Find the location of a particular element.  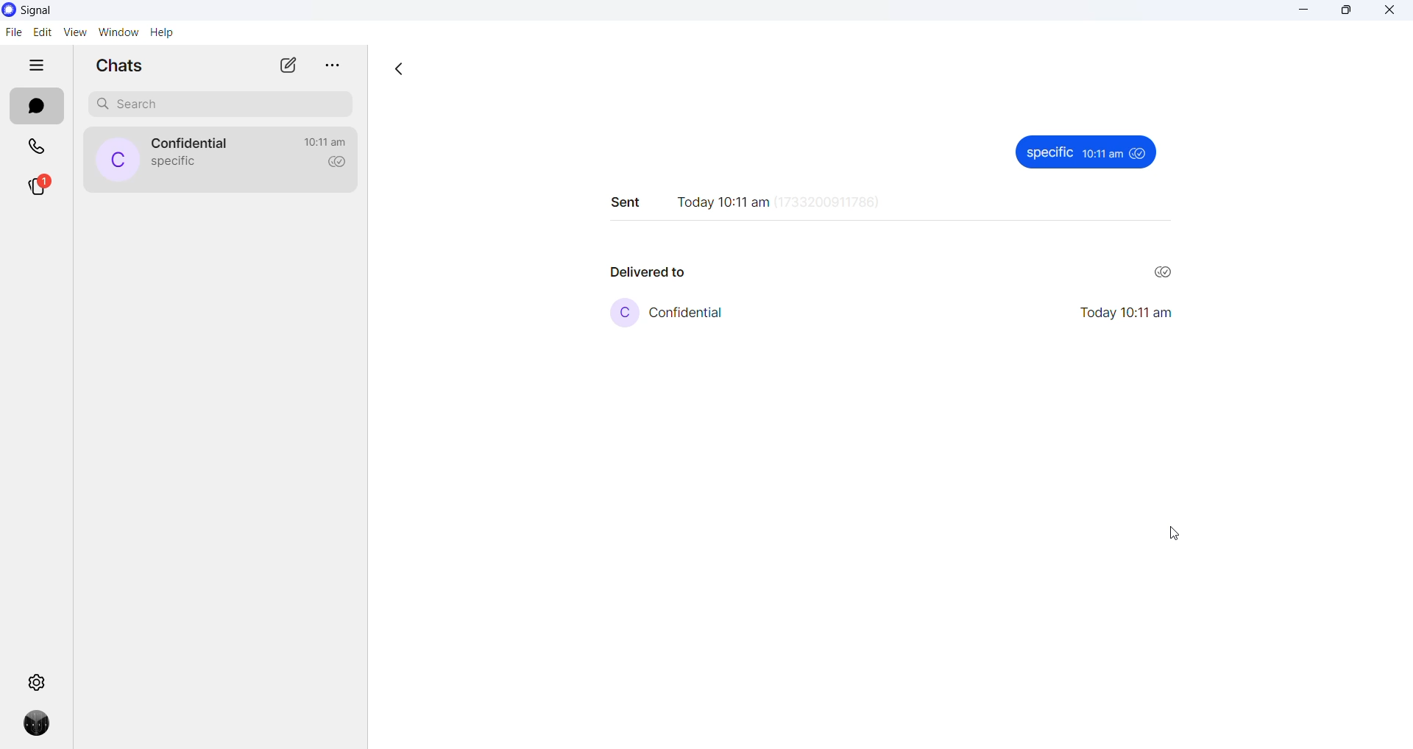

signal logo is located at coordinates (52, 12).